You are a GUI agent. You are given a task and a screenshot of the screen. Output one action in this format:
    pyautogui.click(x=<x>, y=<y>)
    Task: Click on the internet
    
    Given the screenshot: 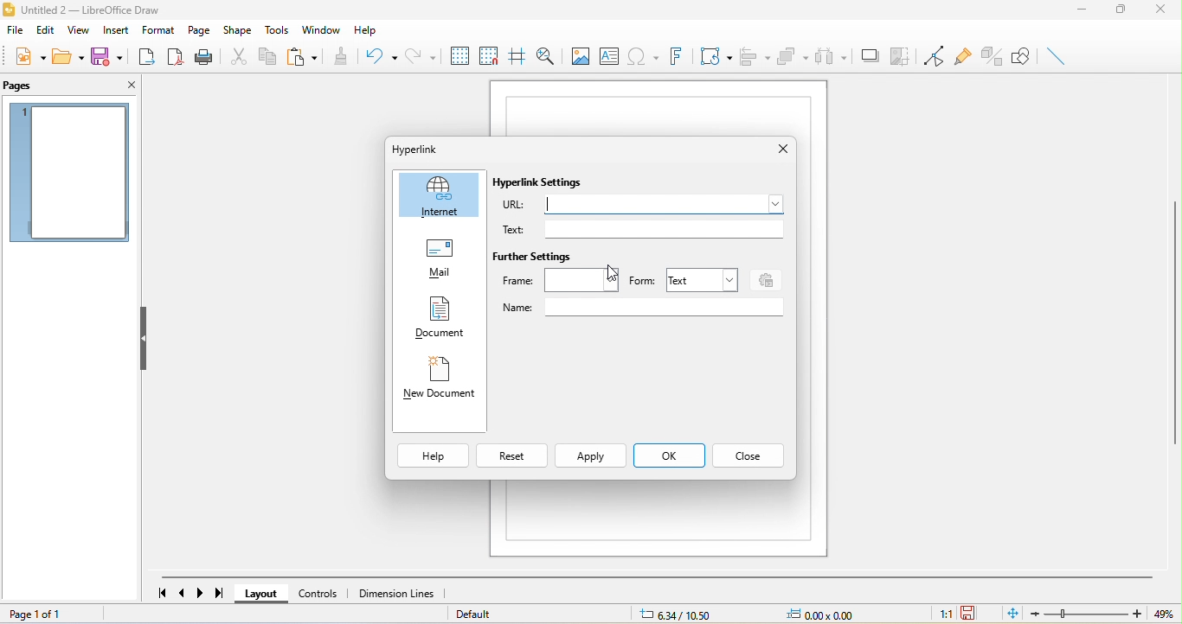 What is the action you would take?
    pyautogui.click(x=437, y=195)
    